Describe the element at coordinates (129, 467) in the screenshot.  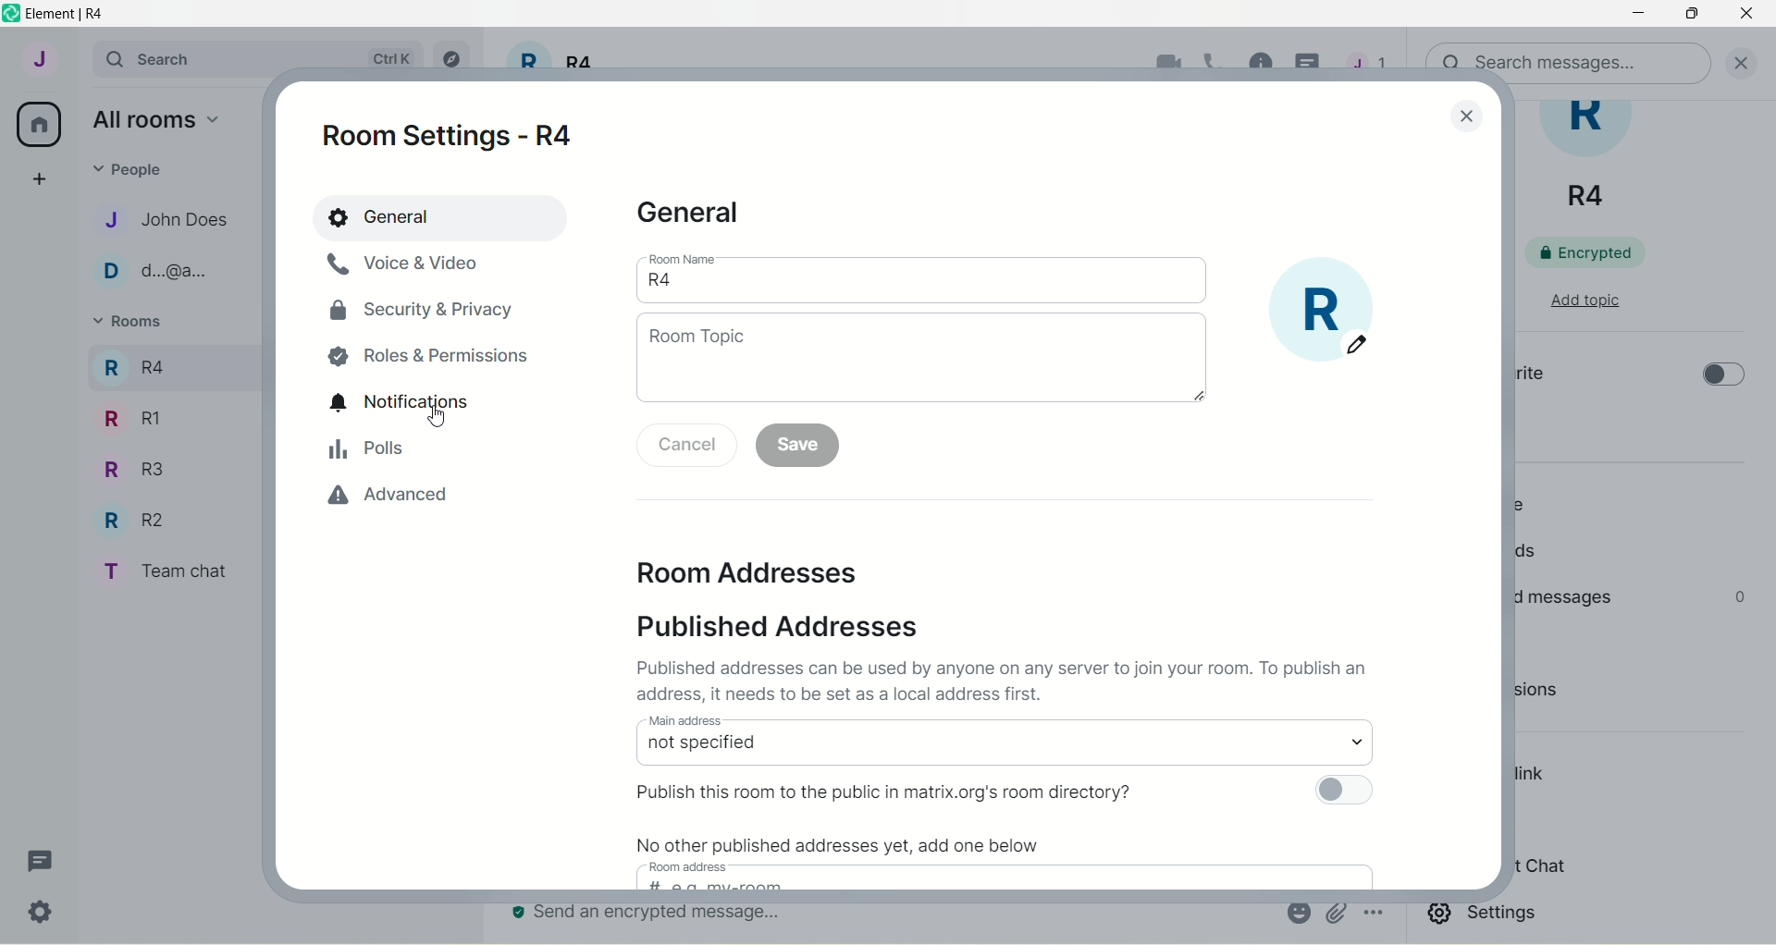
I see `R R3` at that location.